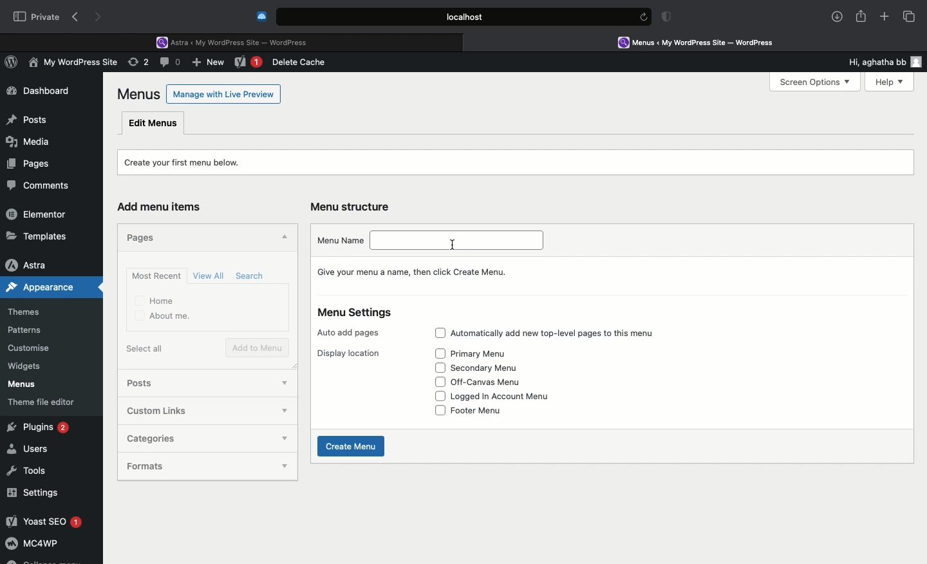 The height and width of the screenshot is (564, 927). What do you see at coordinates (487, 383) in the screenshot?
I see `Off-canvas menu` at bounding box center [487, 383].